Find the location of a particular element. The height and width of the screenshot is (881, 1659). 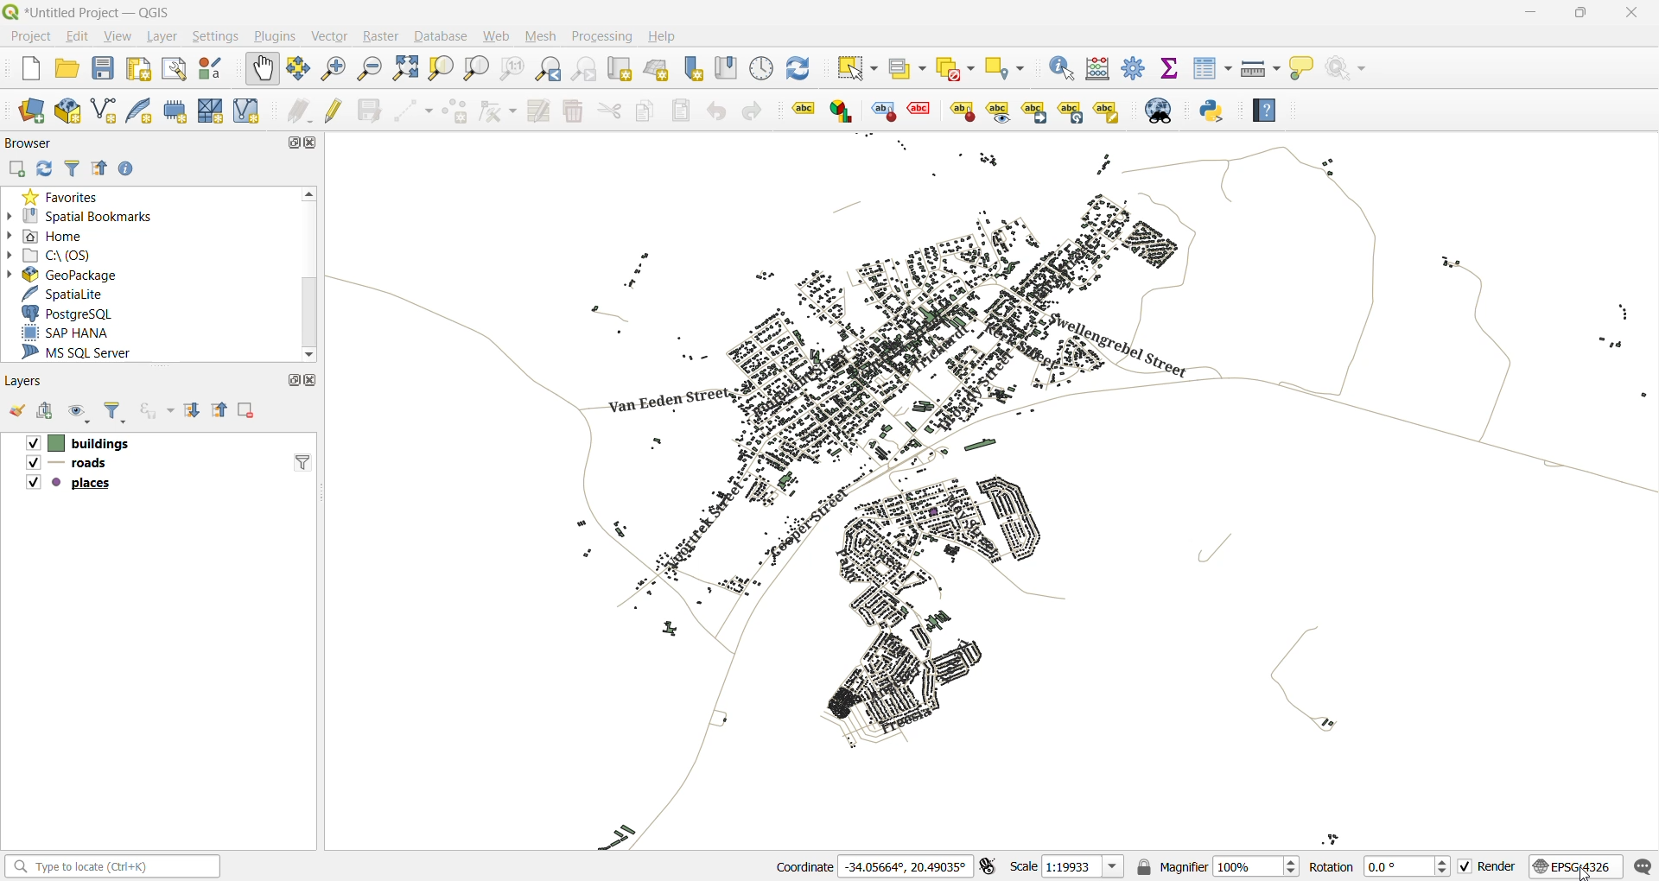

cut is located at coordinates (607, 111).